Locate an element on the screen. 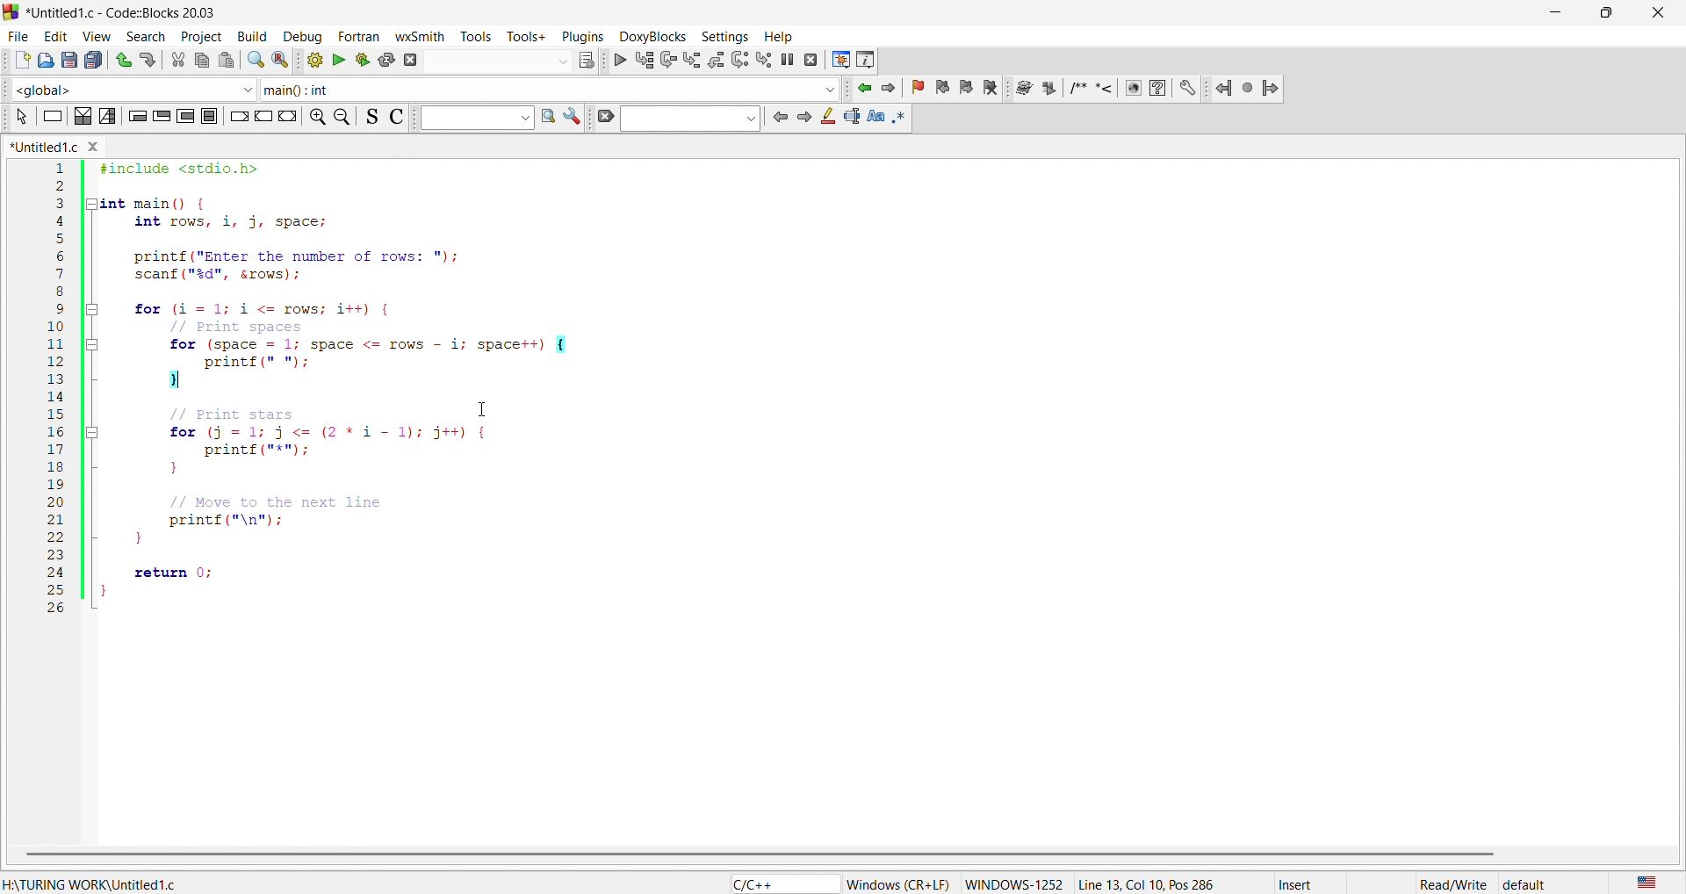 The height and width of the screenshot is (894, 1686). next line is located at coordinates (667, 61).